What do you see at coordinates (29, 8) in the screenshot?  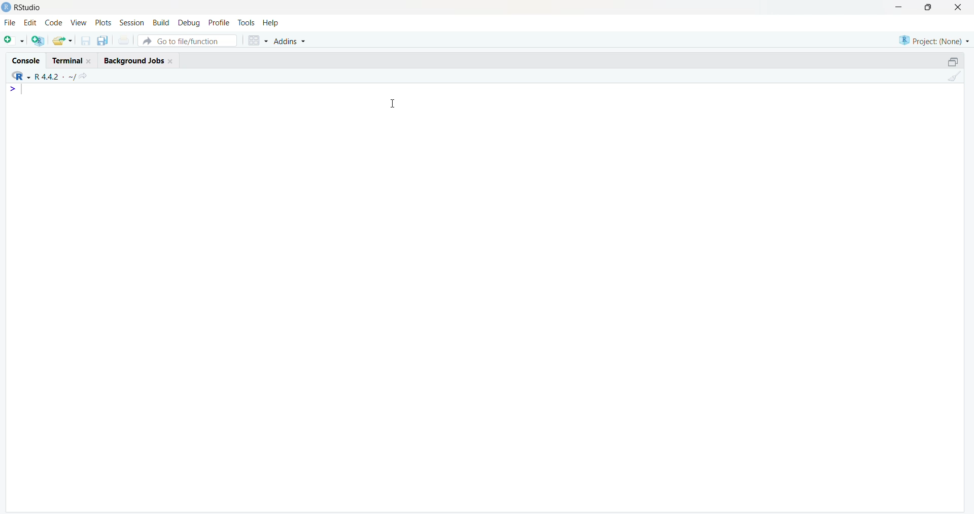 I see `RStudio` at bounding box center [29, 8].